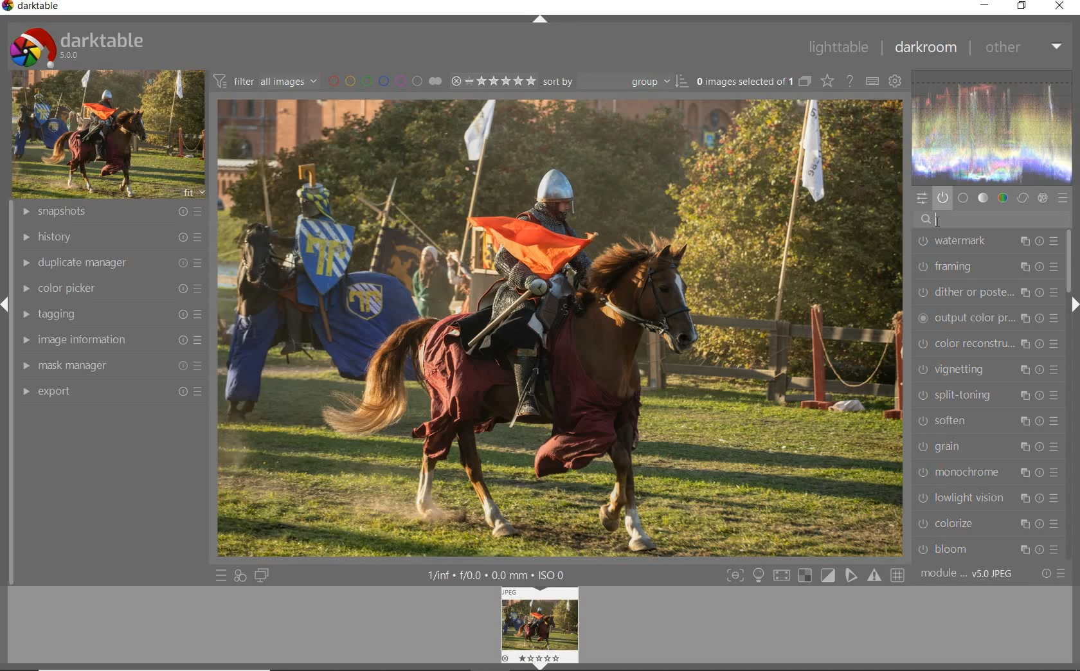 The image size is (1080, 671). I want to click on display a second darkroom image widow, so click(263, 575).